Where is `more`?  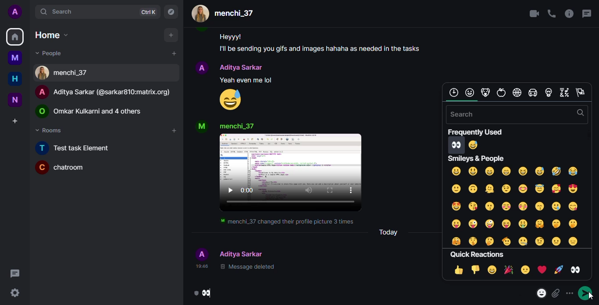
more is located at coordinates (569, 294).